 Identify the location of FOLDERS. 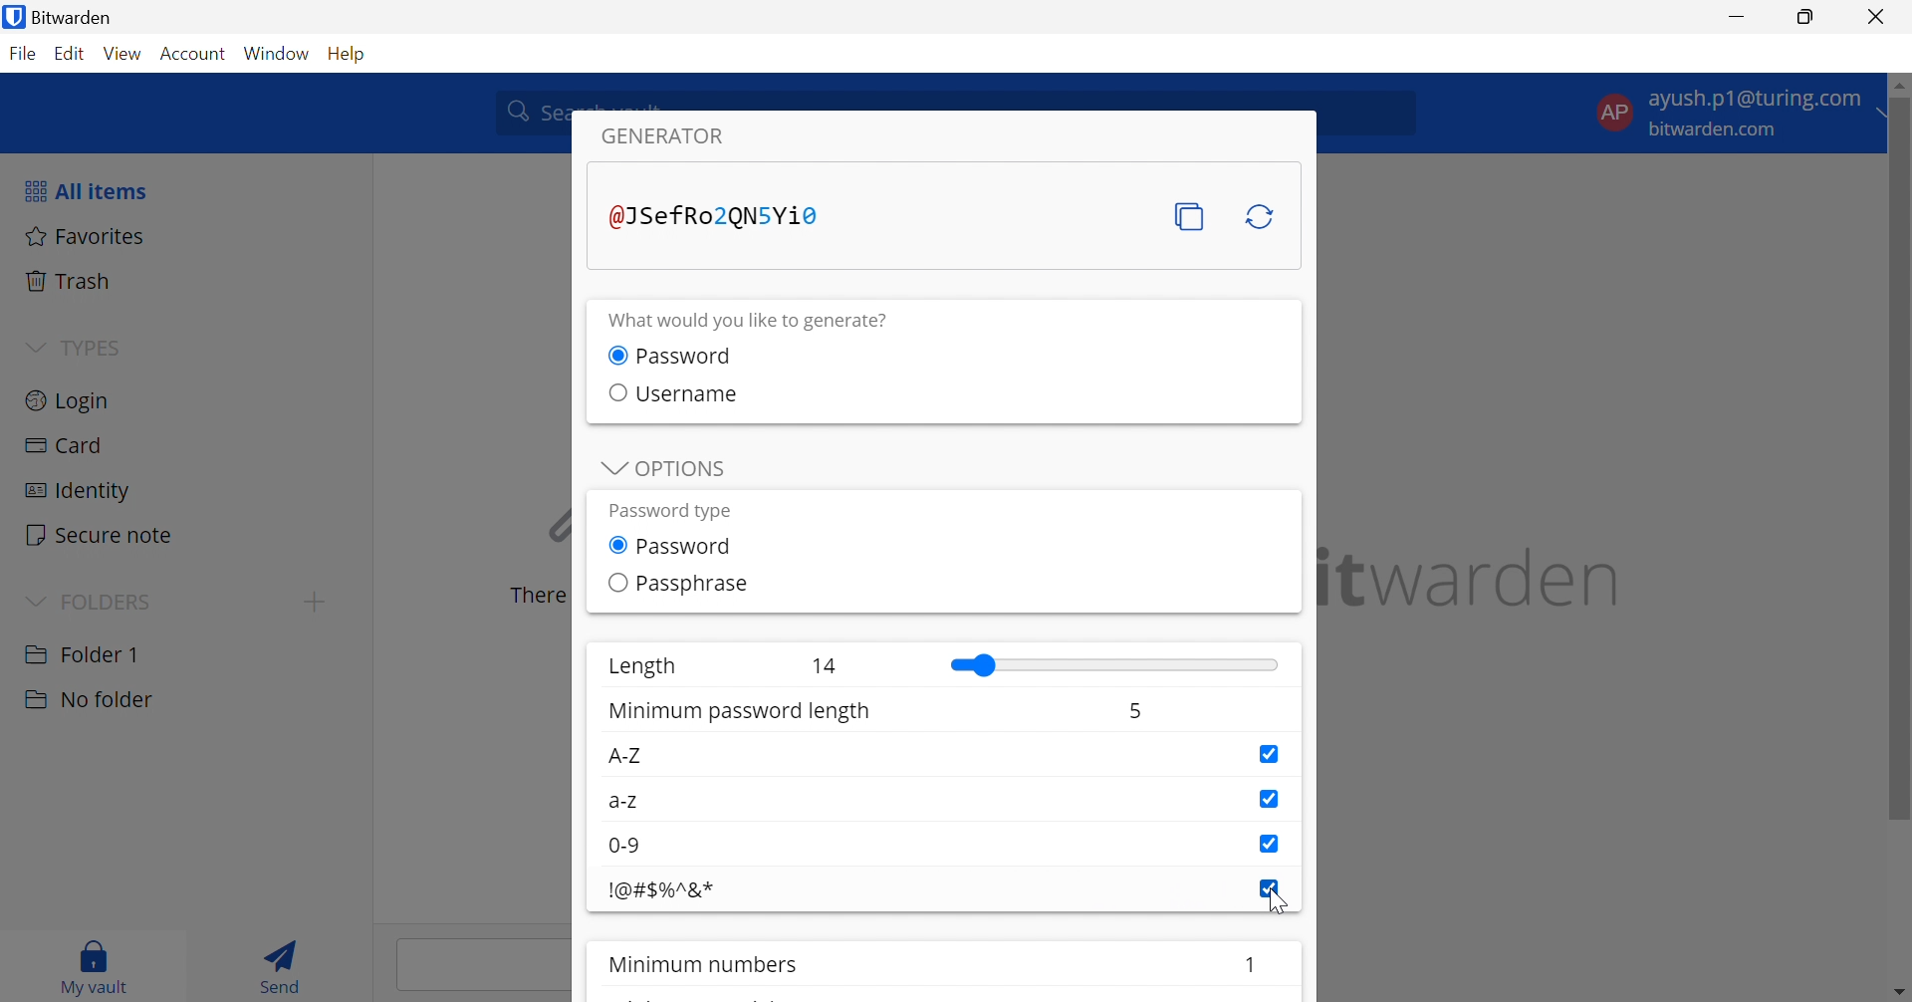
(111, 599).